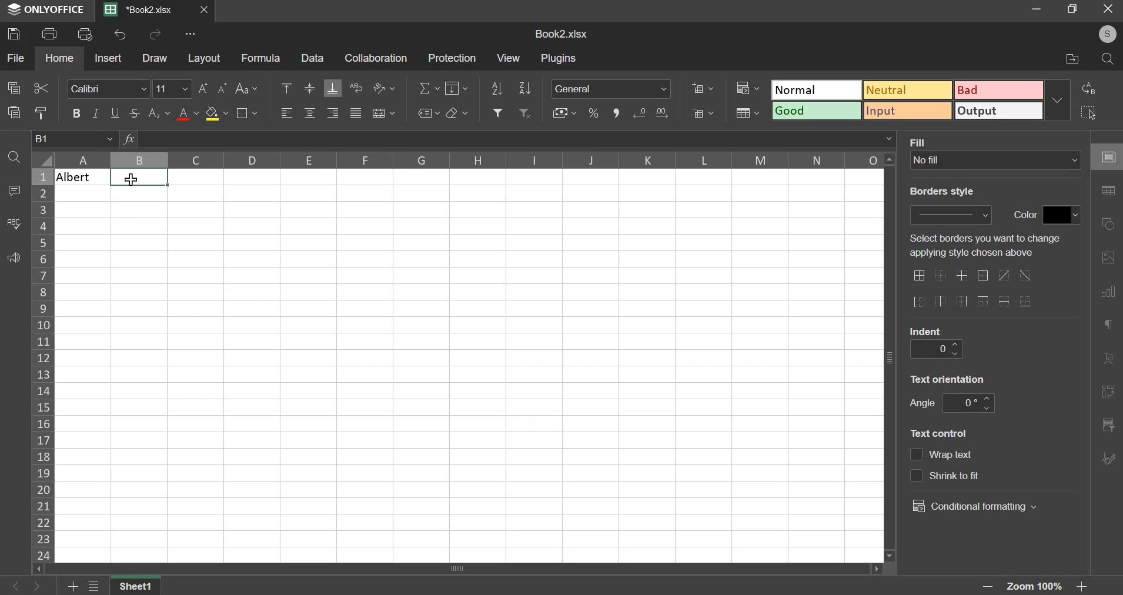 The image size is (1123, 595). I want to click on insert, so click(108, 58).